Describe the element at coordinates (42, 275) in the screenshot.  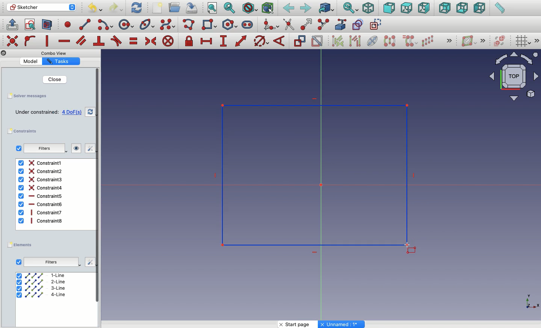
I see `1-line` at that location.